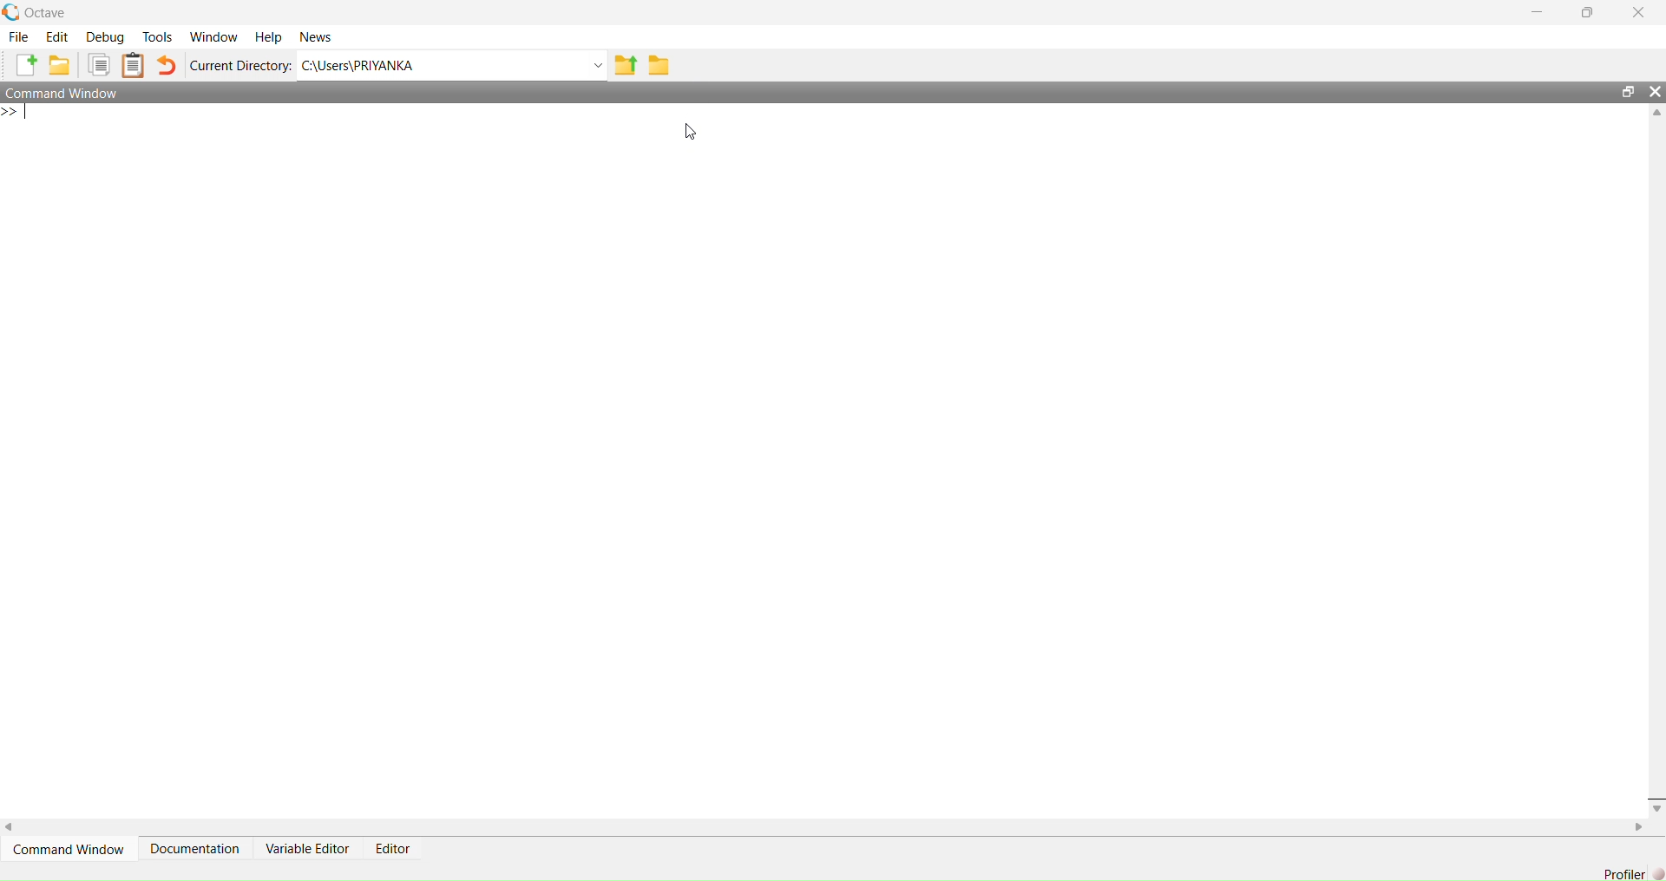 Image resolution: width=1666 pixels, height=881 pixels. Describe the element at coordinates (308, 848) in the screenshot. I see `Variable Editor` at that location.